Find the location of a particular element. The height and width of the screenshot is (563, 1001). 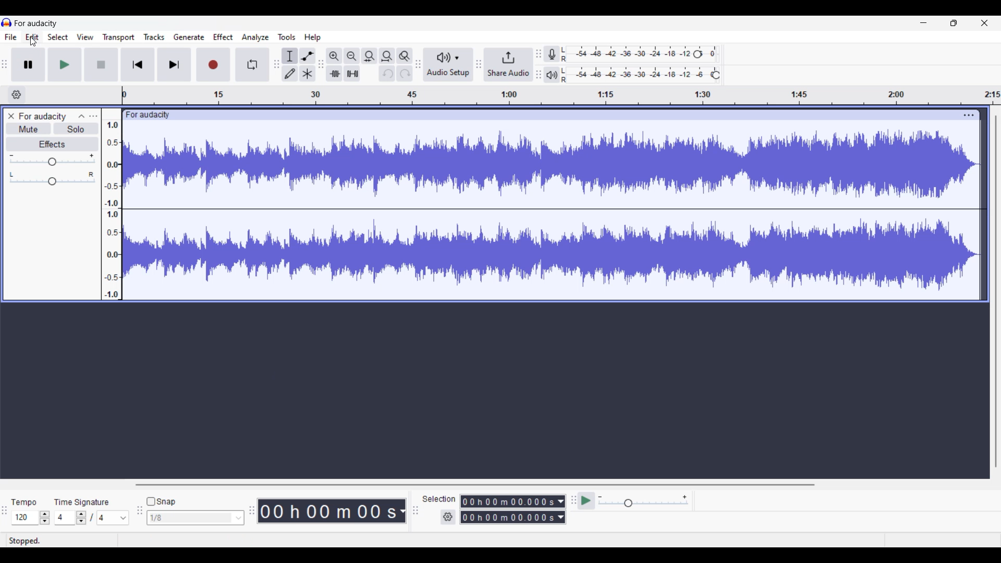

Edit menu is located at coordinates (32, 36).